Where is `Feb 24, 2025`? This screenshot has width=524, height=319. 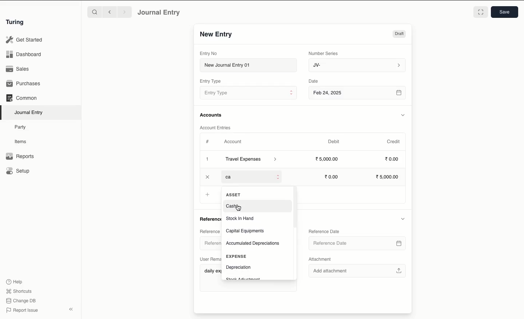
Feb 24, 2025 is located at coordinates (358, 94).